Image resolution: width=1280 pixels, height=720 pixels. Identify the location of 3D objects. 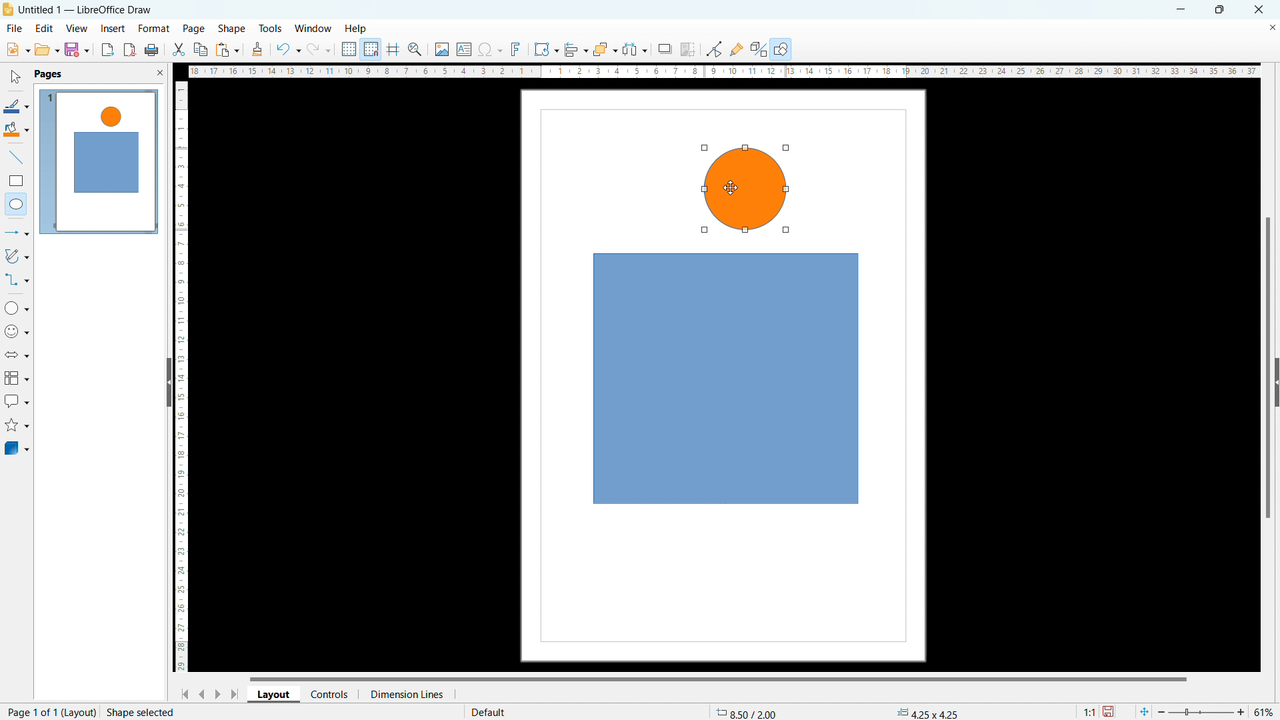
(16, 447).